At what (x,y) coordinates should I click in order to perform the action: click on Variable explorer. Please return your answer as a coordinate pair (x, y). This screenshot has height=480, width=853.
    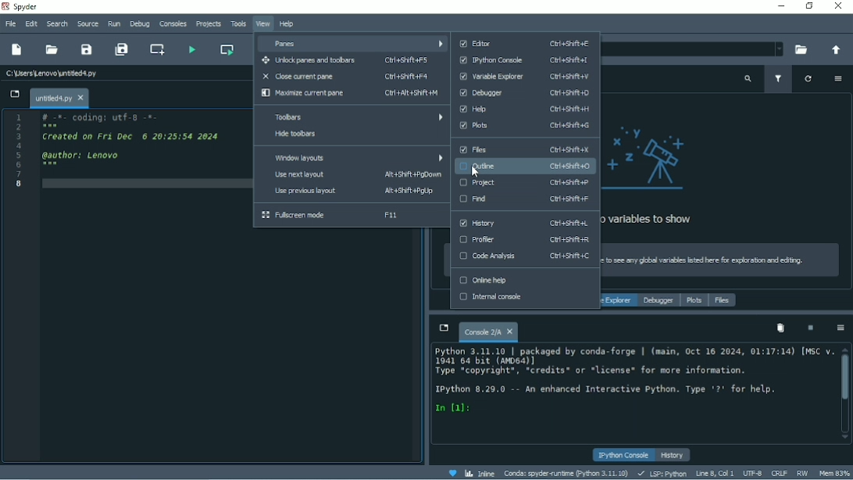
    Looking at the image, I should click on (619, 300).